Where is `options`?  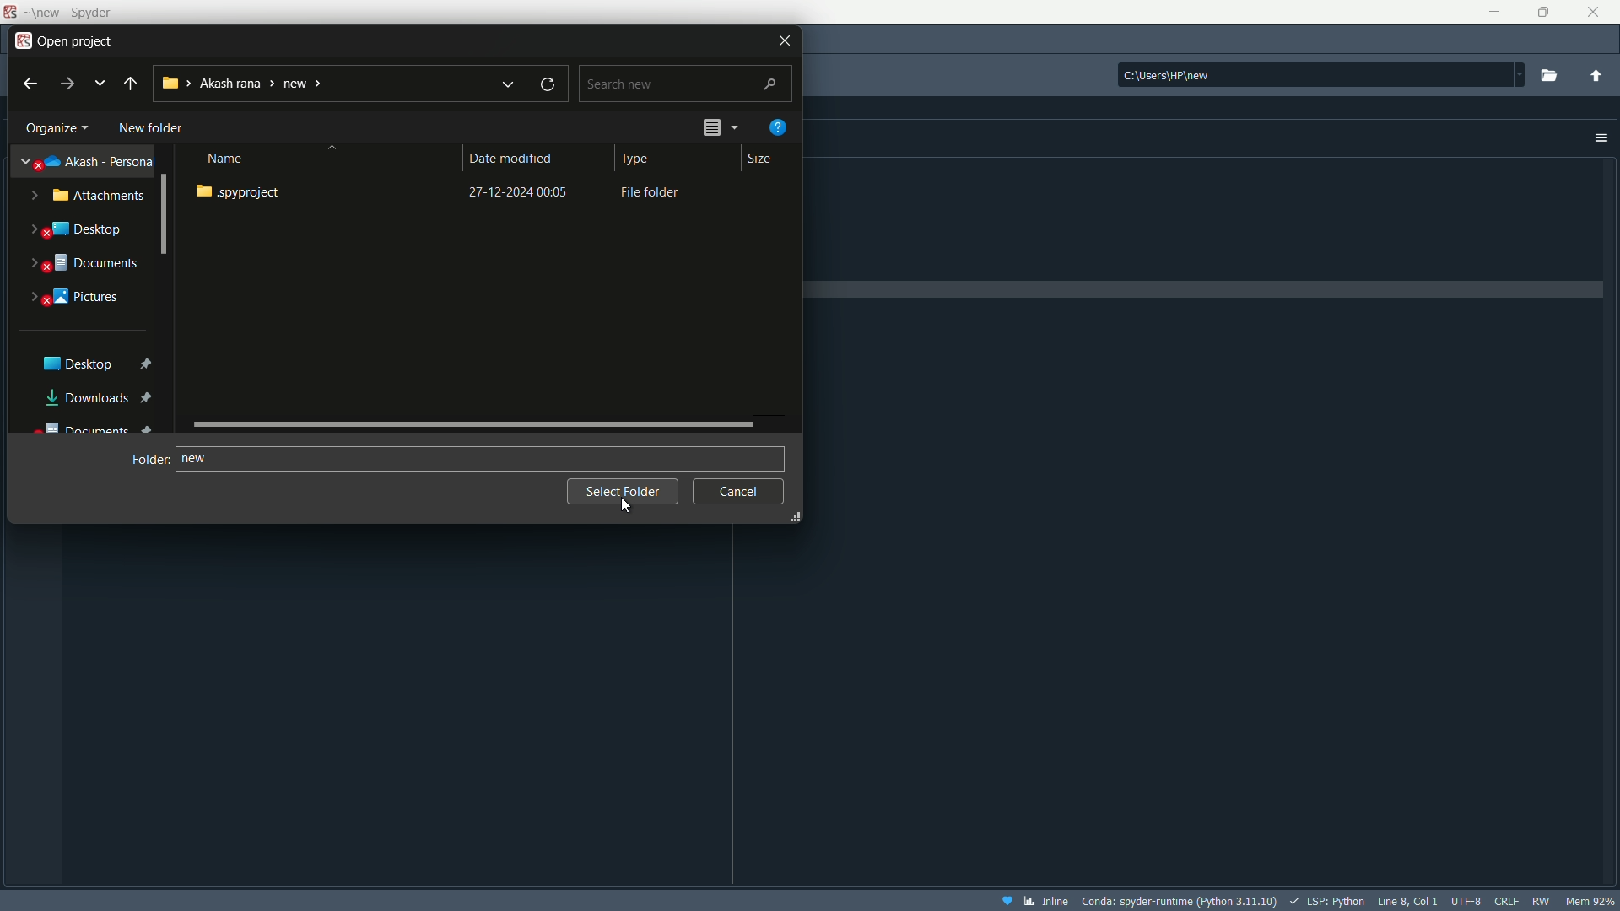
options is located at coordinates (1601, 138).